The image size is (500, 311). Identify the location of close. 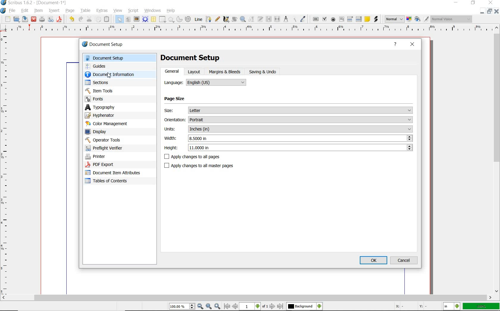
(34, 20).